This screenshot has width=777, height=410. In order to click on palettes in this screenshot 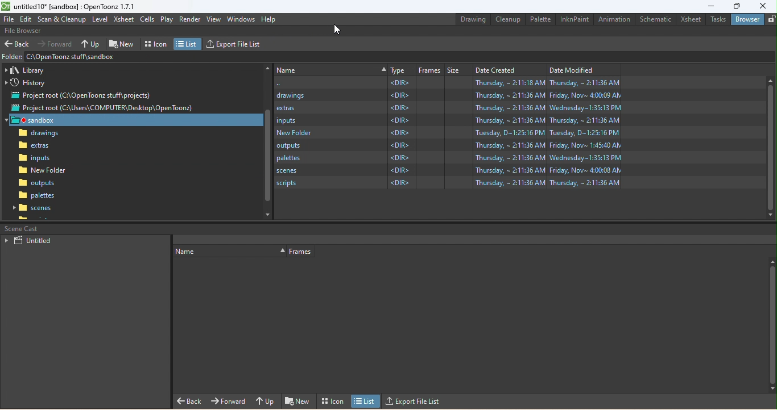, I will do `click(36, 183)`.